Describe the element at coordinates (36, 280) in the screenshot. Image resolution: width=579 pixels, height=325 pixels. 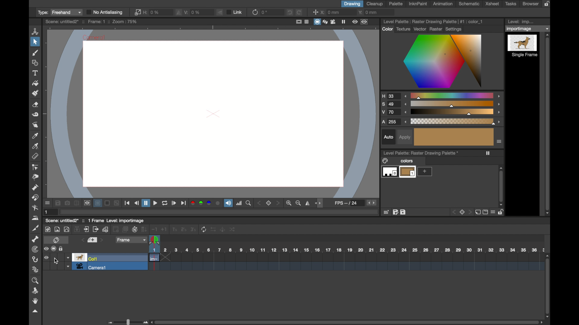
I see `zoom` at that location.